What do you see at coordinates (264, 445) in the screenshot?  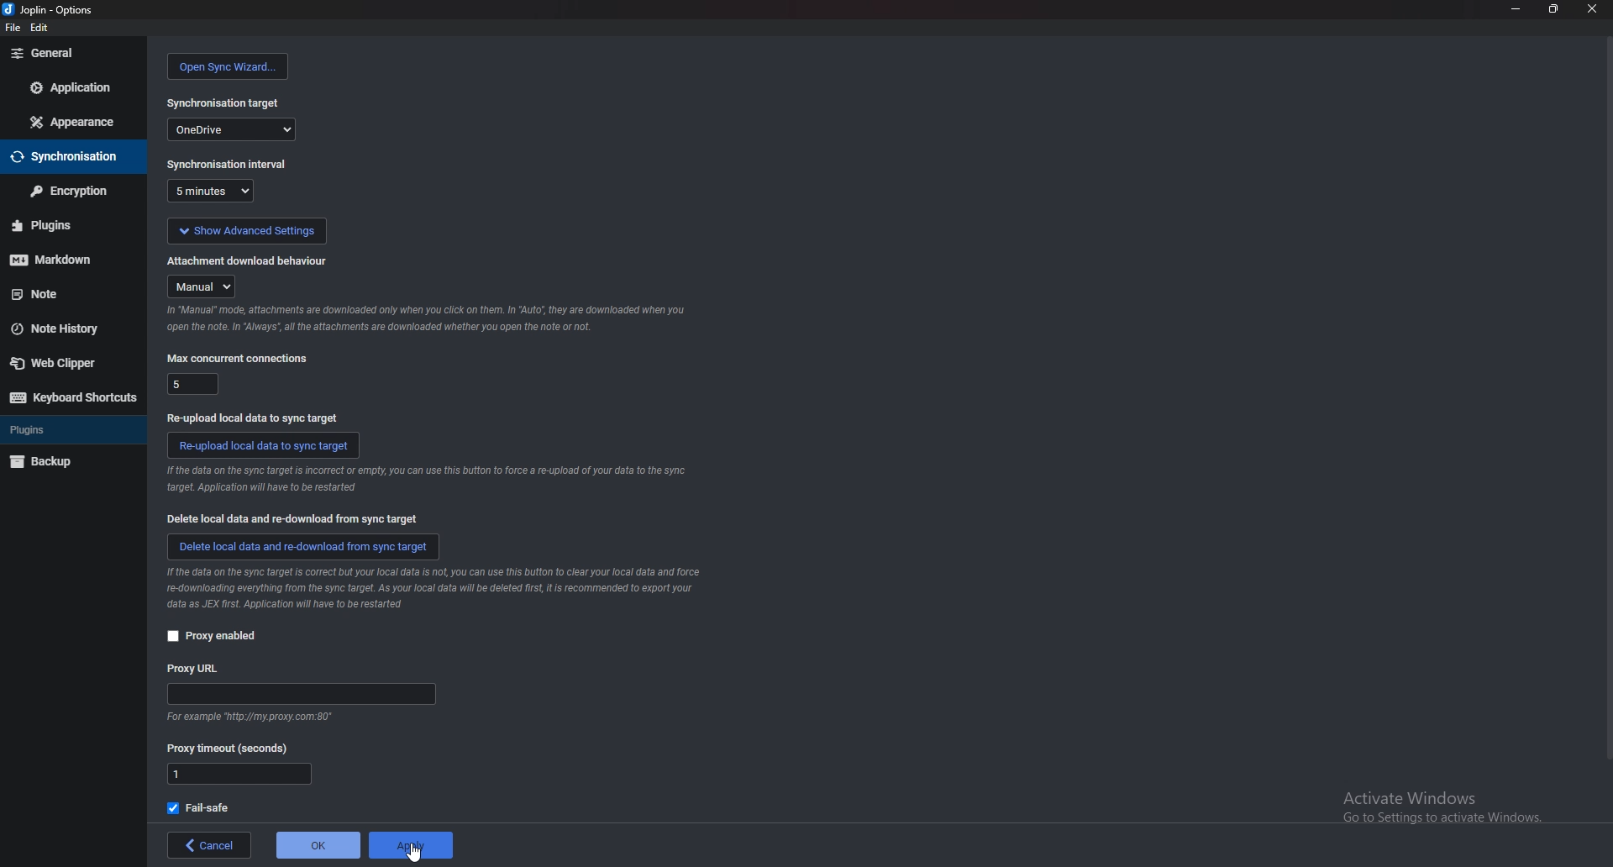 I see `re upload local data` at bounding box center [264, 445].